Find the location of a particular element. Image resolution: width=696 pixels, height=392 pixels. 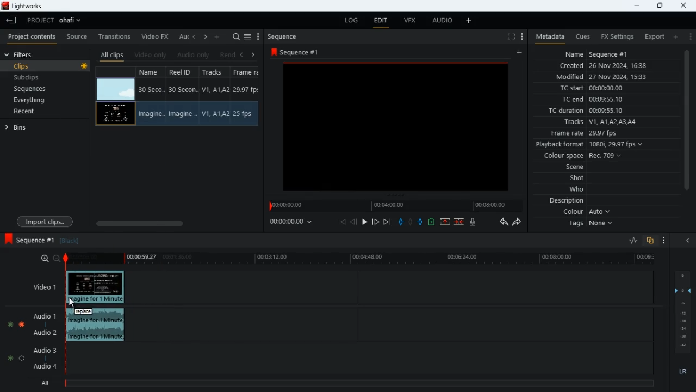

up is located at coordinates (444, 222).